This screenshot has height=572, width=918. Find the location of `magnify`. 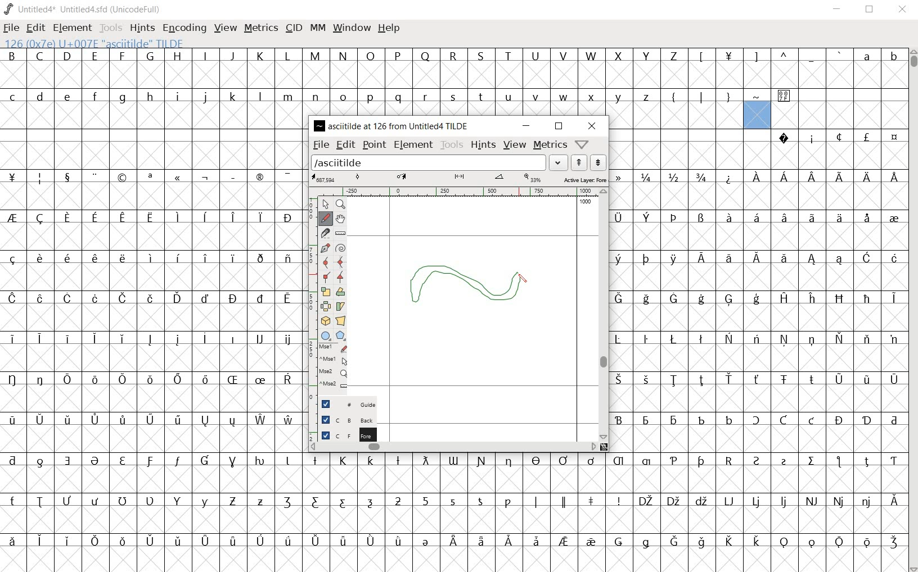

magnify is located at coordinates (342, 205).